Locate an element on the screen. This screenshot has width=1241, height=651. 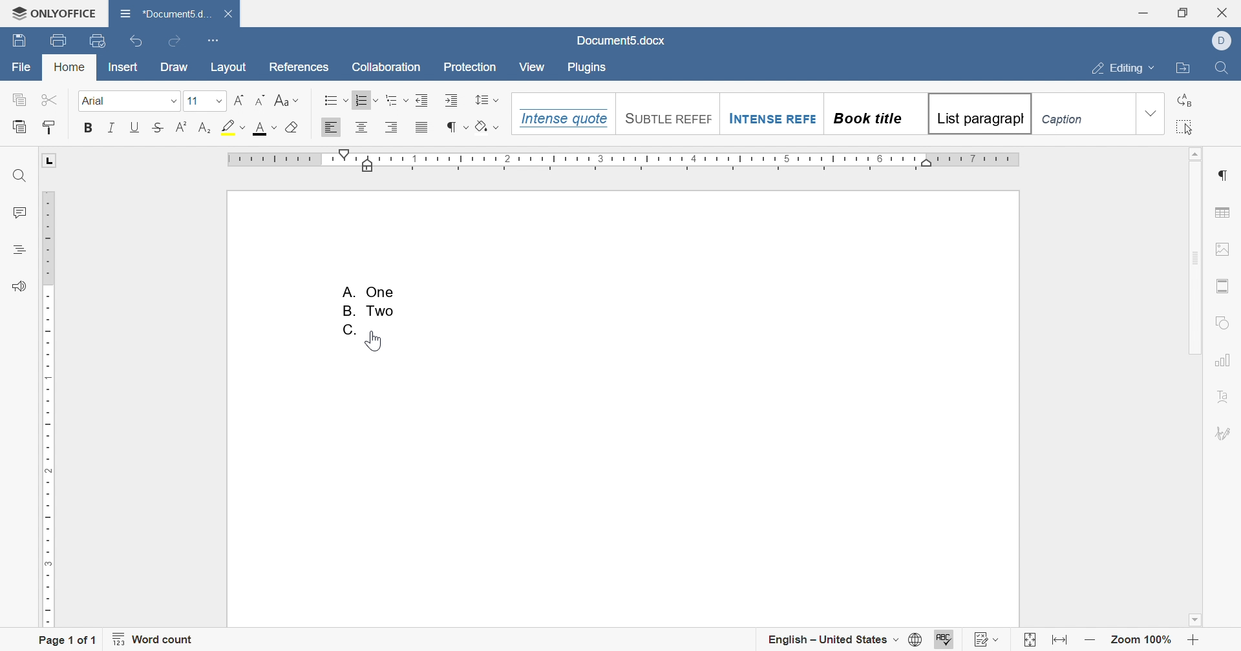
Bold is located at coordinates (89, 127).